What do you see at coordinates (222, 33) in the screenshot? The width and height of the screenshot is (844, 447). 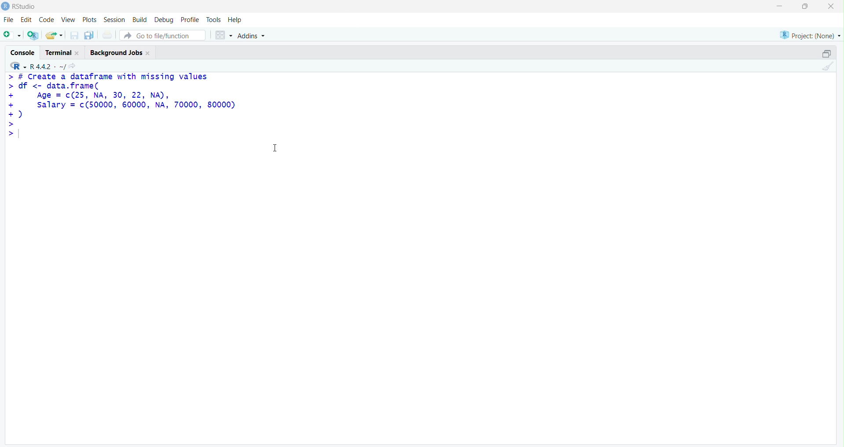 I see `Workspace panes` at bounding box center [222, 33].